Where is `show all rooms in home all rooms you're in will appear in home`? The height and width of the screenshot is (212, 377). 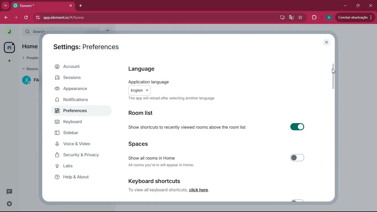 show all rooms in home all rooms you're in will appear in home is located at coordinates (168, 161).